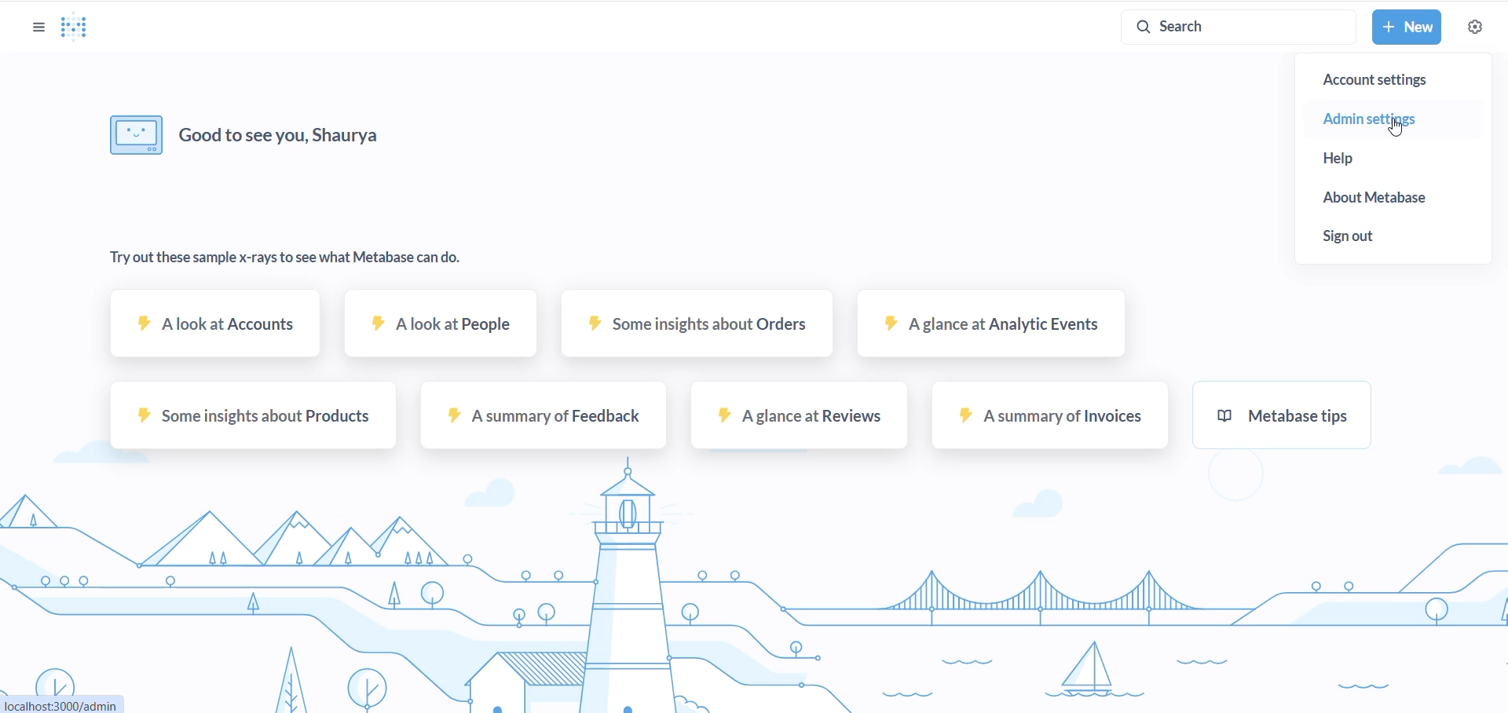 The image size is (1508, 713). I want to click on A look at people, so click(441, 332).